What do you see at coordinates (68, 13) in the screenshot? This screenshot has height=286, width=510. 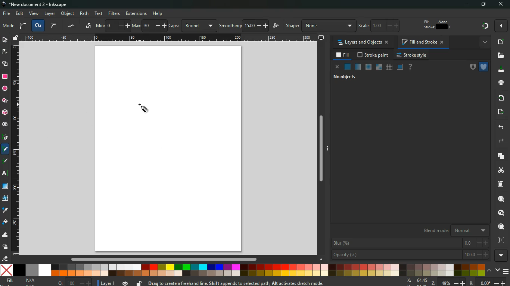 I see `object` at bounding box center [68, 13].